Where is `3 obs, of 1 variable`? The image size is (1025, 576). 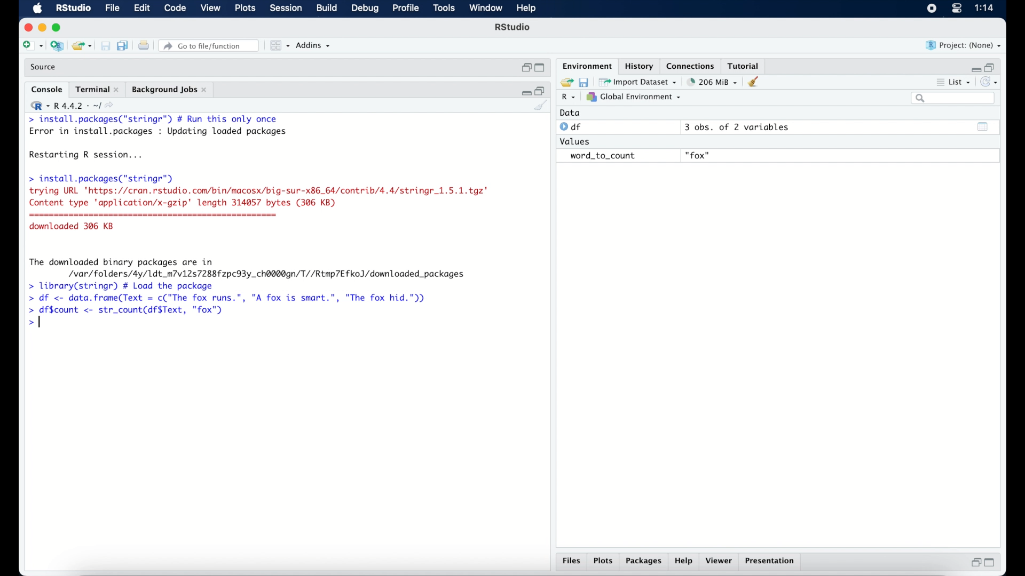
3 obs, of 1 variable is located at coordinates (739, 127).